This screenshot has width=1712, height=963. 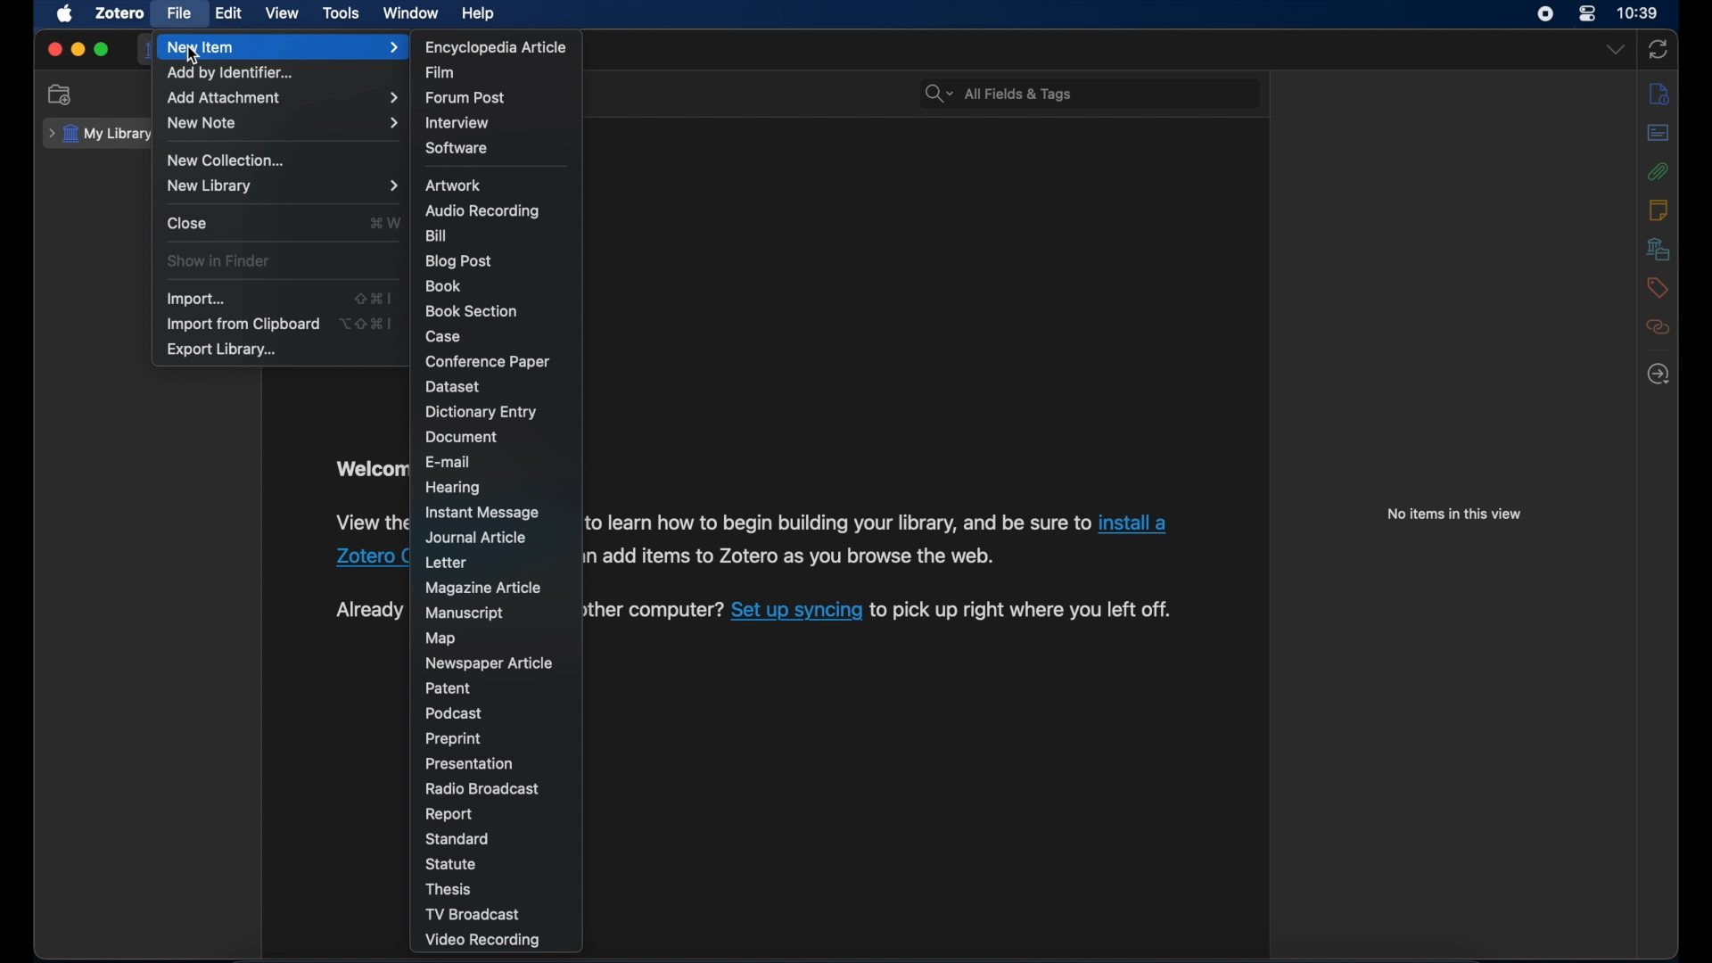 What do you see at coordinates (453, 863) in the screenshot?
I see `statue` at bounding box center [453, 863].